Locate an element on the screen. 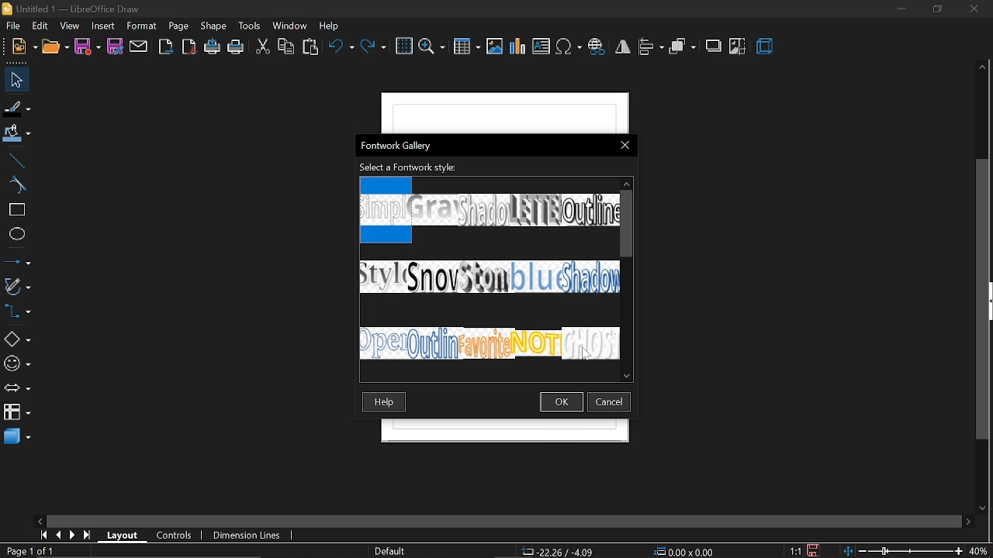 The height and width of the screenshot is (558, 993). 0.00x0.00 is located at coordinates (687, 552).